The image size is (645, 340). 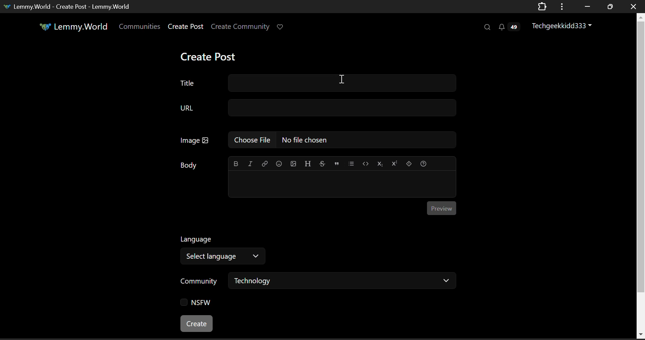 I want to click on Donate to Lemmy, so click(x=281, y=28).